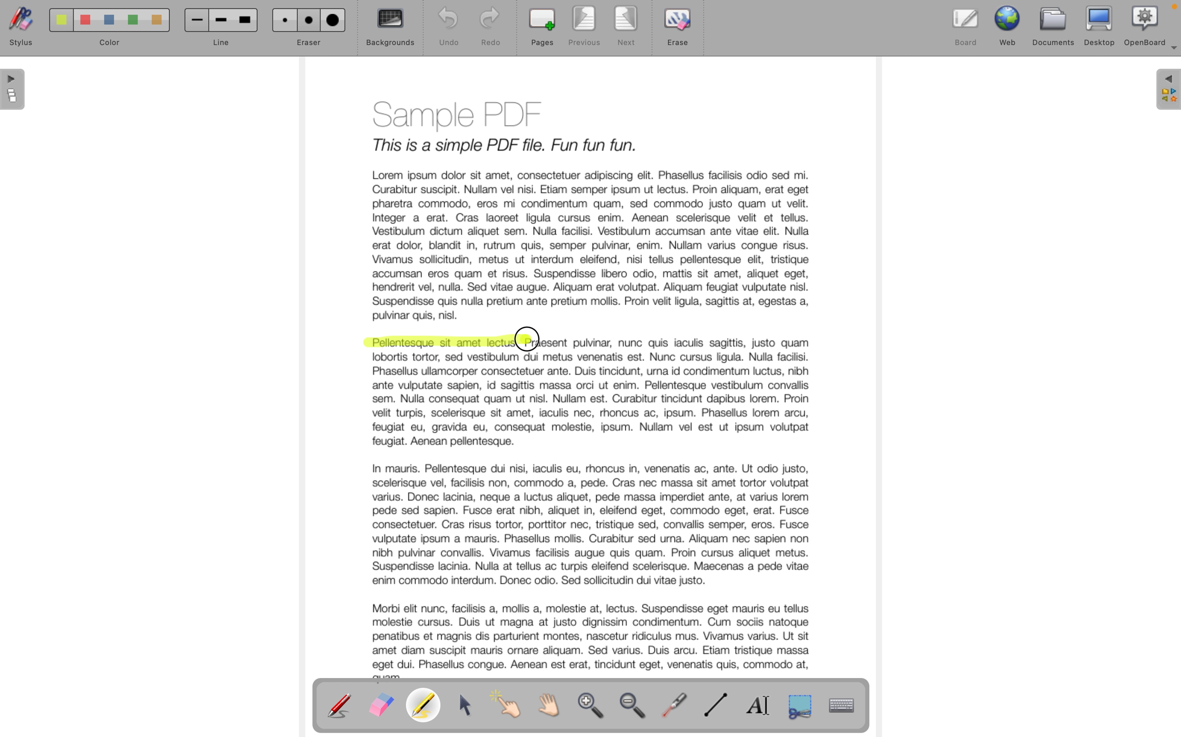 The width and height of the screenshot is (1181, 737). Describe the element at coordinates (1171, 52) in the screenshot. I see `more options` at that location.